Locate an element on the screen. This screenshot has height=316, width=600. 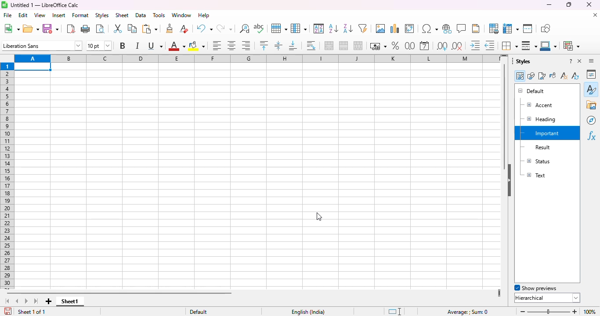
border style is located at coordinates (529, 46).